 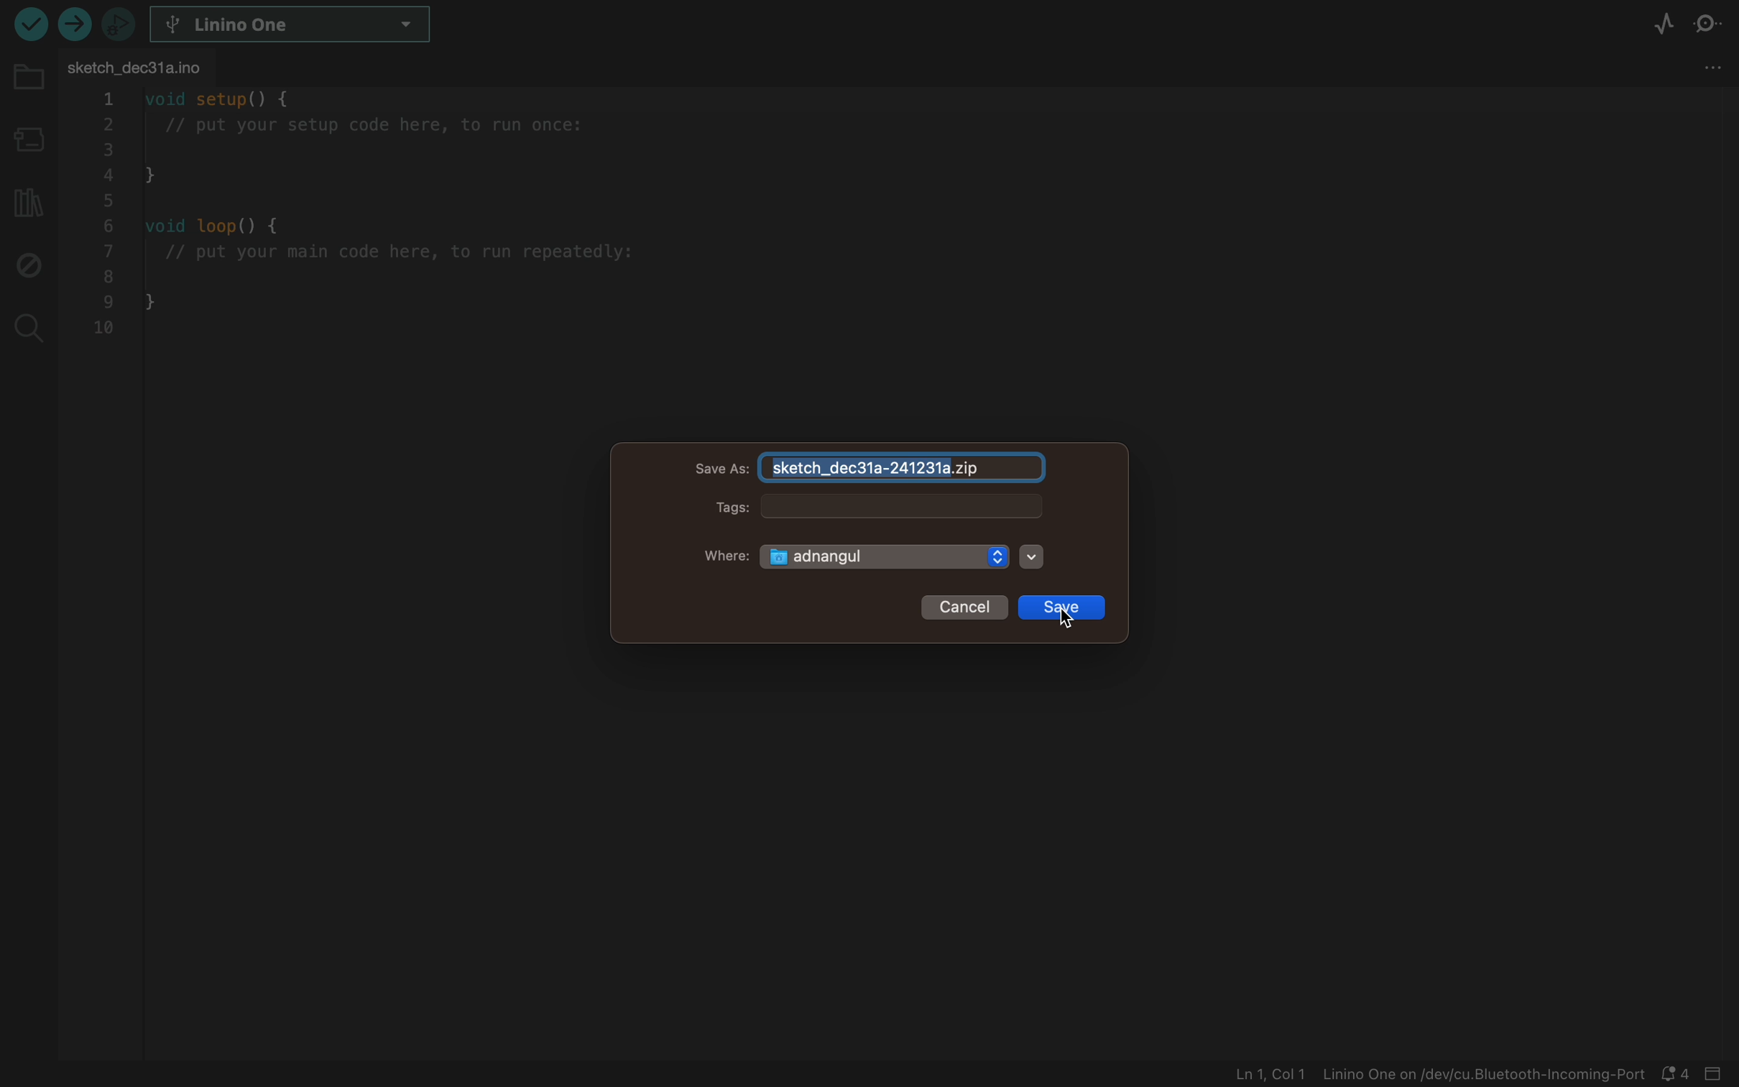 I want to click on More Menu, so click(x=1712, y=75).